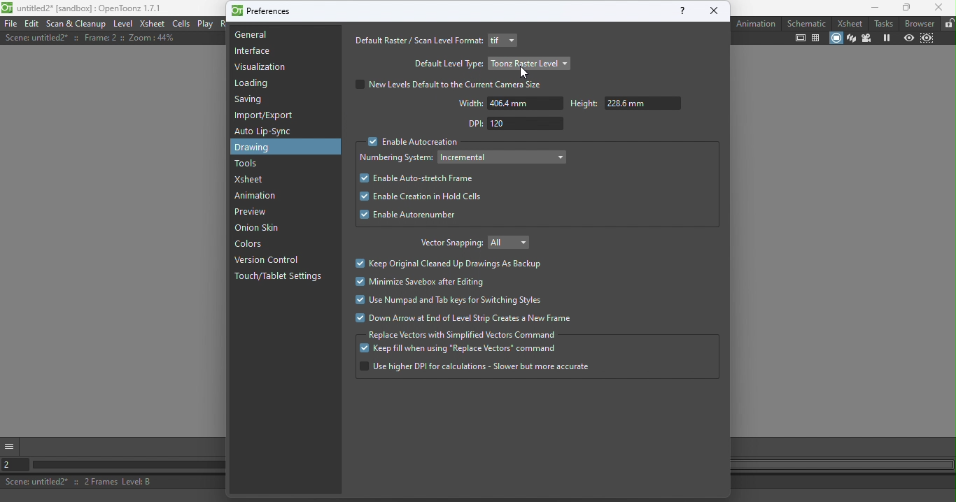  I want to click on Interface, so click(252, 51).